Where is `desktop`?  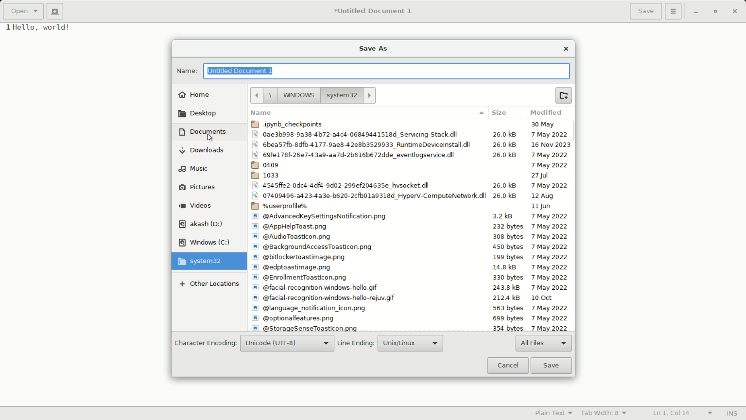
desktop is located at coordinates (197, 115).